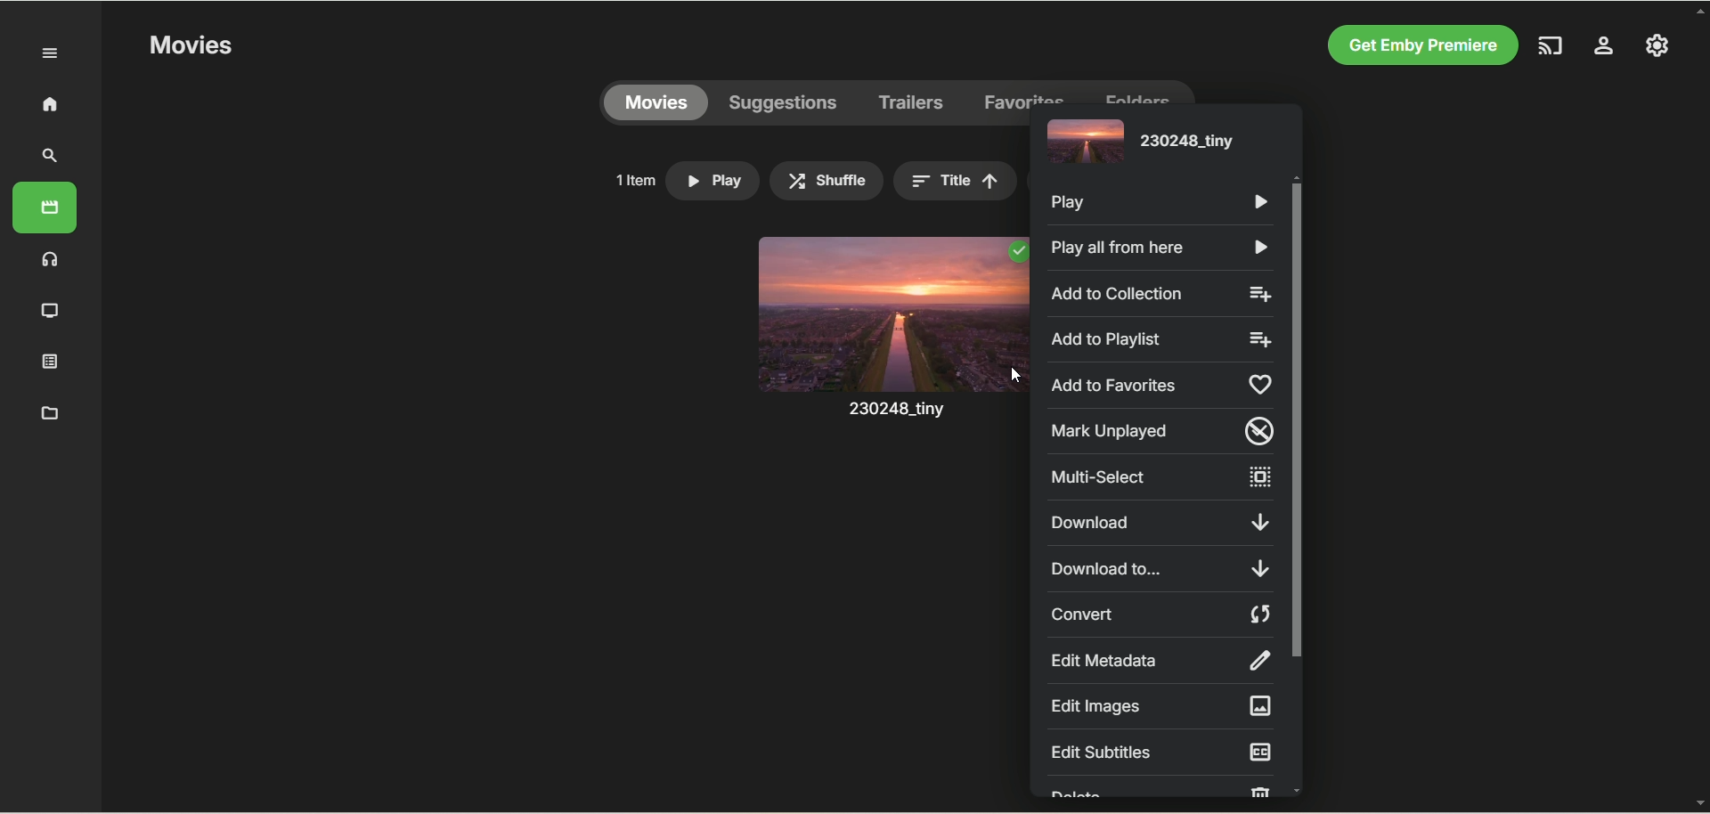 The height and width of the screenshot is (814, 1710). Describe the element at coordinates (45, 208) in the screenshot. I see `movies` at that location.